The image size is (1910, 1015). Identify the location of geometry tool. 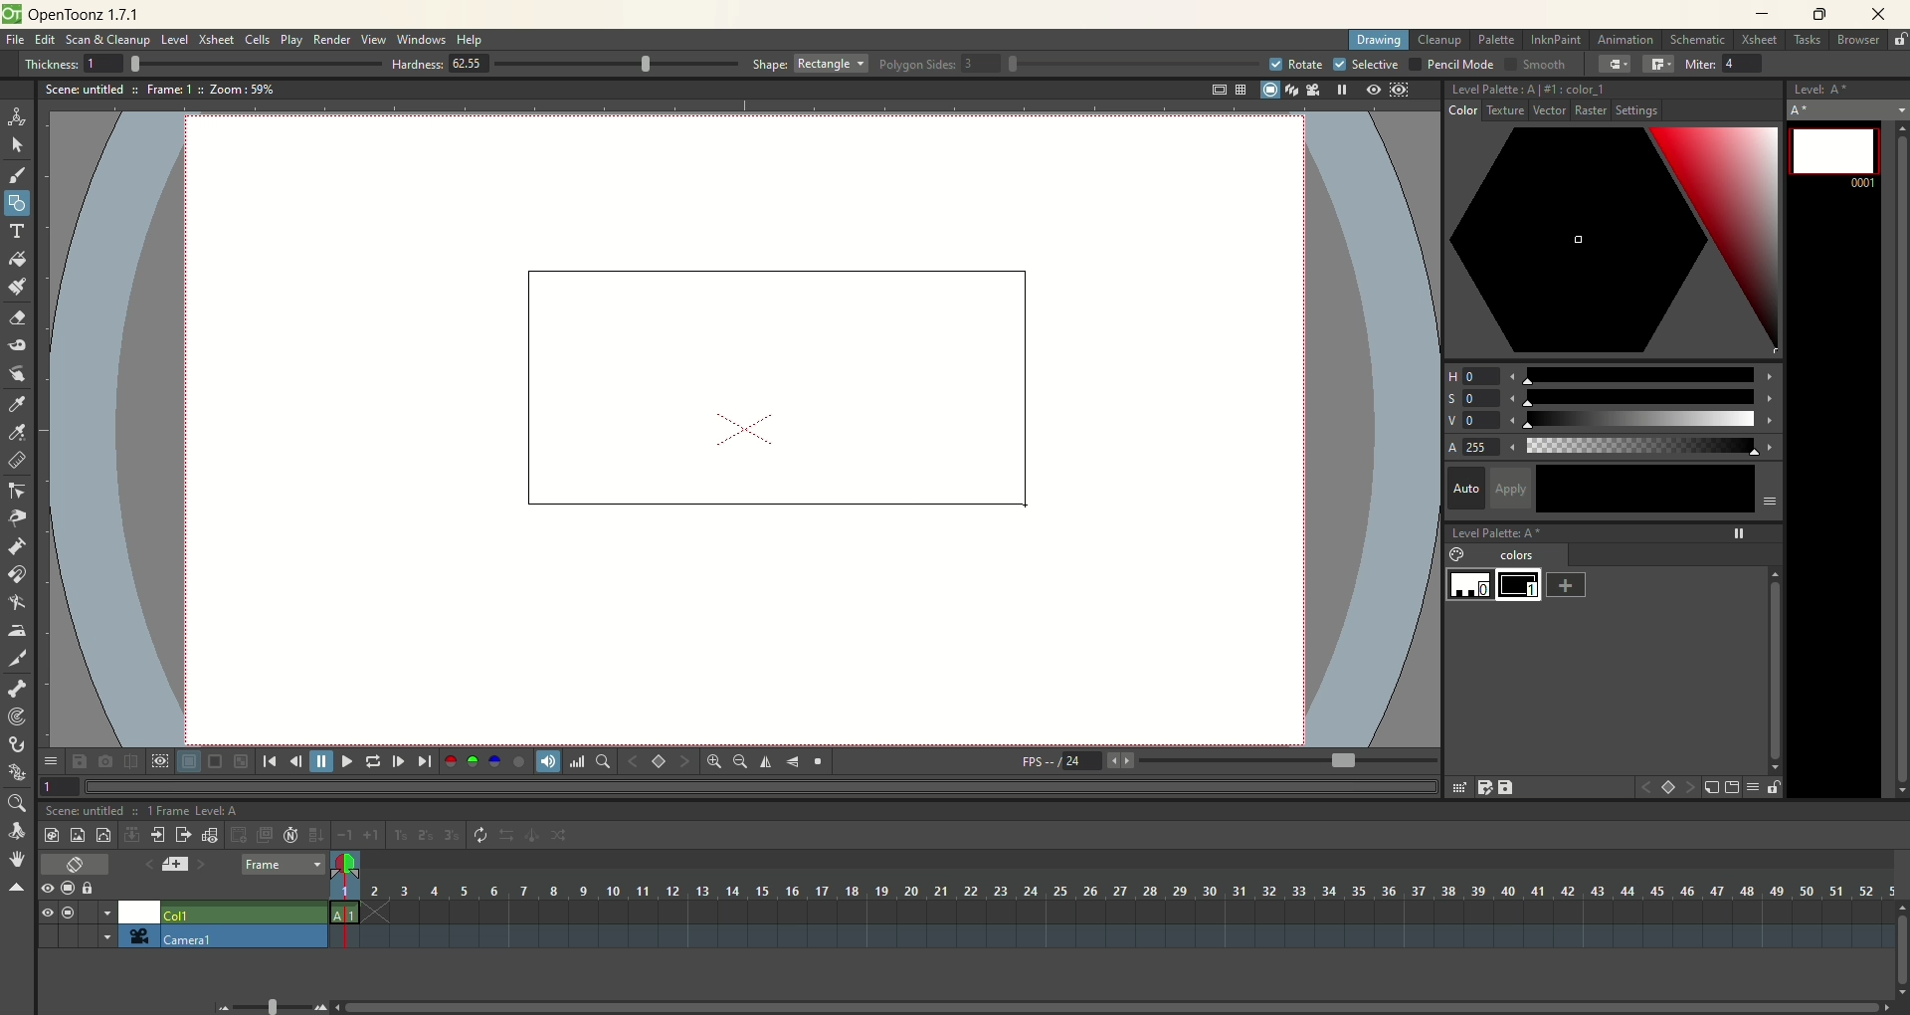
(17, 201).